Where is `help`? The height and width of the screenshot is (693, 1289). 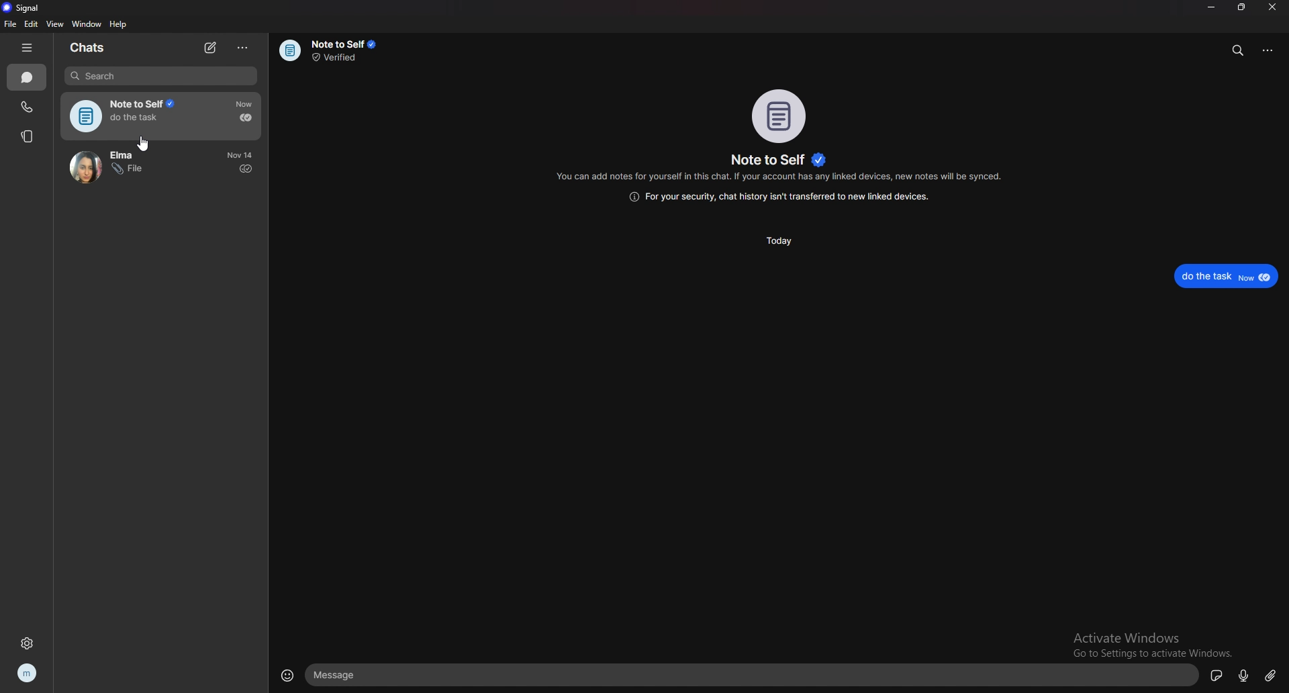
help is located at coordinates (120, 24).